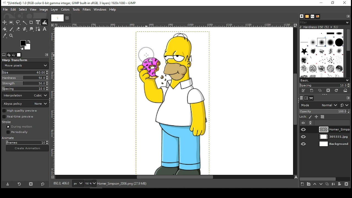 The width and height of the screenshot is (352, 198). Describe the element at coordinates (69, 17) in the screenshot. I see `close` at that location.